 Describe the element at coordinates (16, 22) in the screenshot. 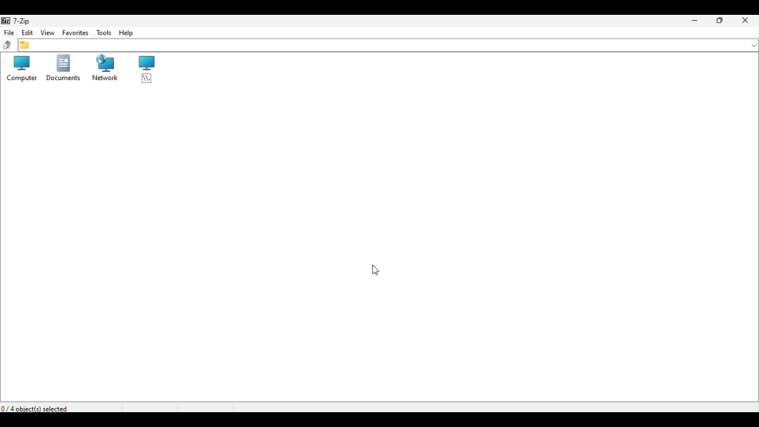

I see `7 zip` at that location.